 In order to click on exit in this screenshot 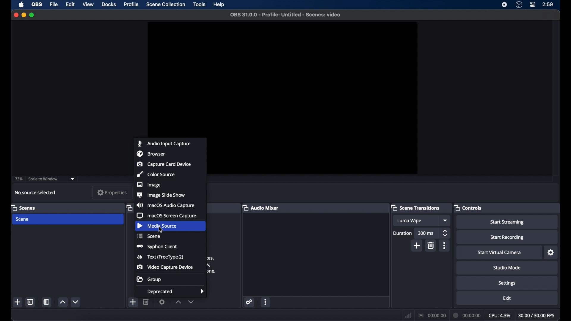, I will do `click(507, 298)`.